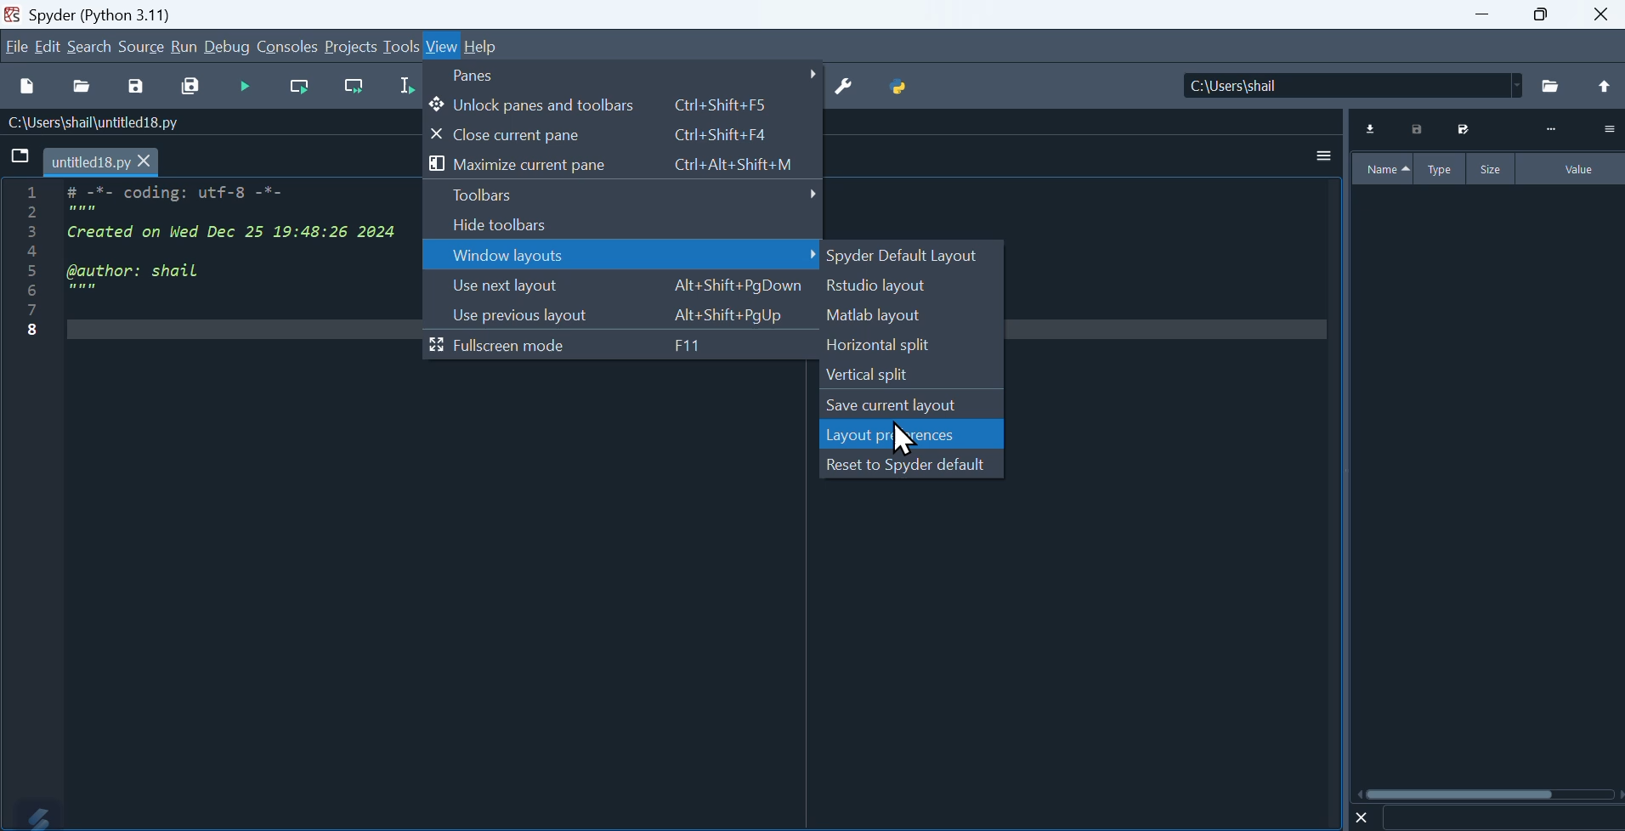 The width and height of the screenshot is (1625, 831). Describe the element at coordinates (913, 434) in the screenshot. I see `Layout preferences` at that location.